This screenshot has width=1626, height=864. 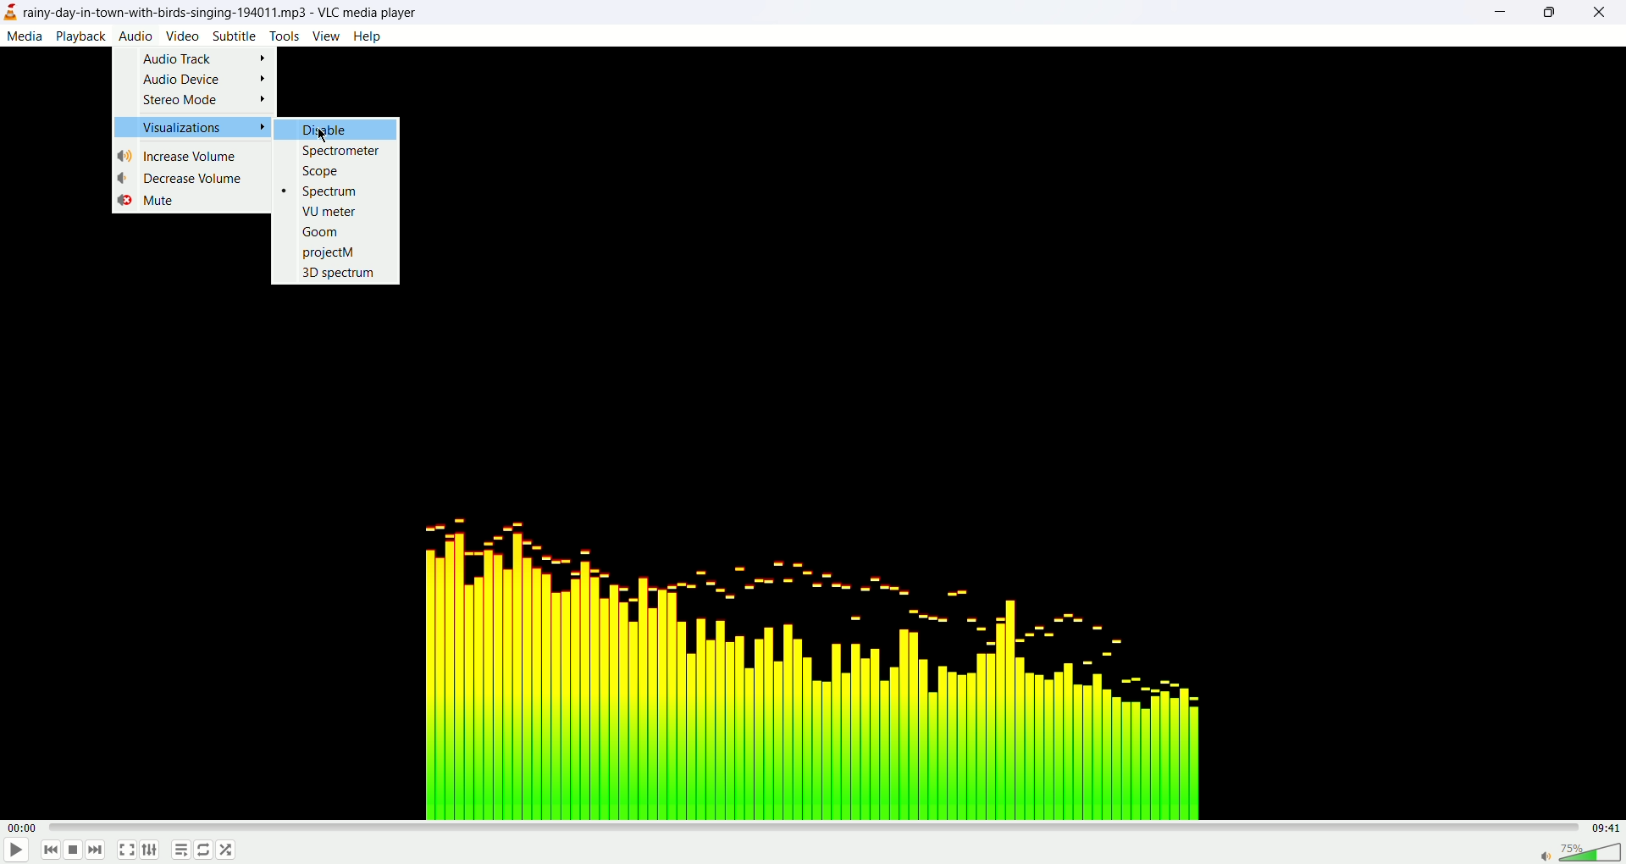 What do you see at coordinates (326, 36) in the screenshot?
I see `views` at bounding box center [326, 36].